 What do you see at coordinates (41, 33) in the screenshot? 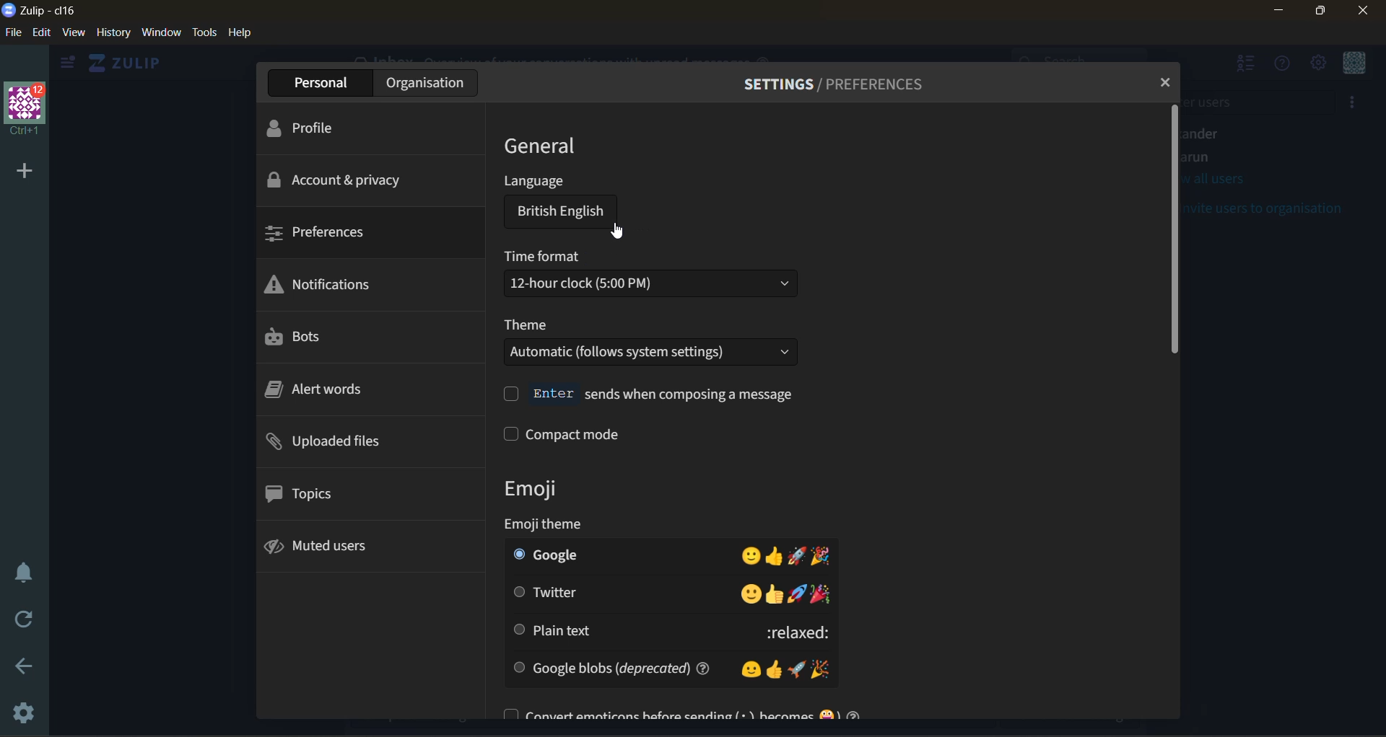
I see `edit` at bounding box center [41, 33].